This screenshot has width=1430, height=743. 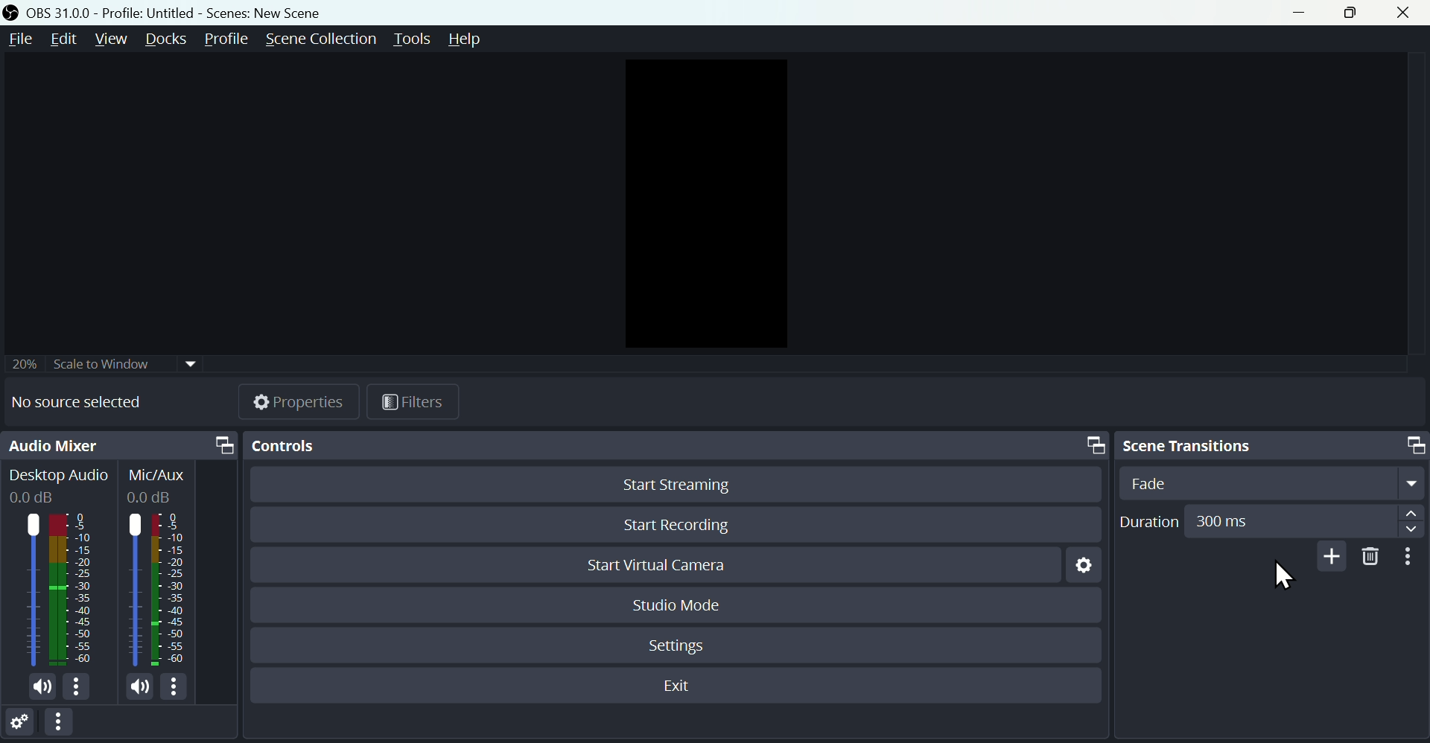 I want to click on No source selected, so click(x=93, y=402).